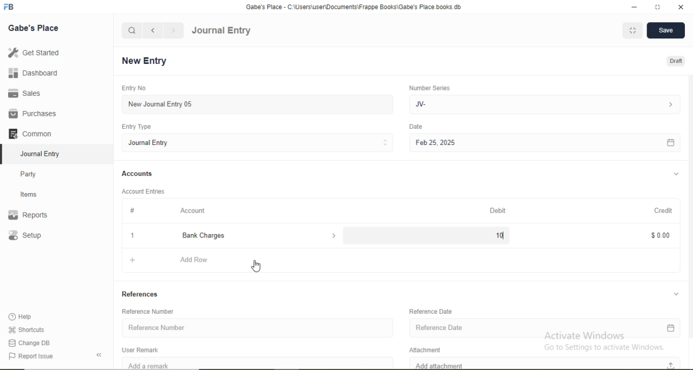 The image size is (693, 370). Describe the element at coordinates (429, 348) in the screenshot. I see `Attachment` at that location.